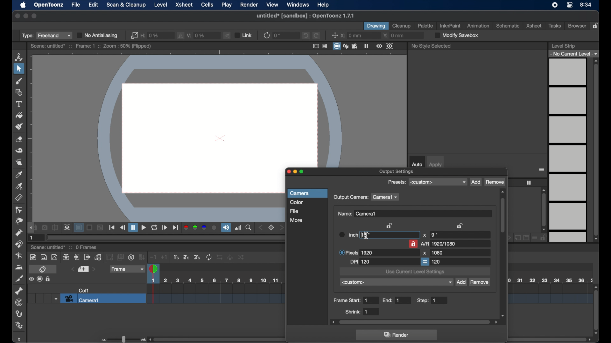  I want to click on tape tool, so click(19, 151).